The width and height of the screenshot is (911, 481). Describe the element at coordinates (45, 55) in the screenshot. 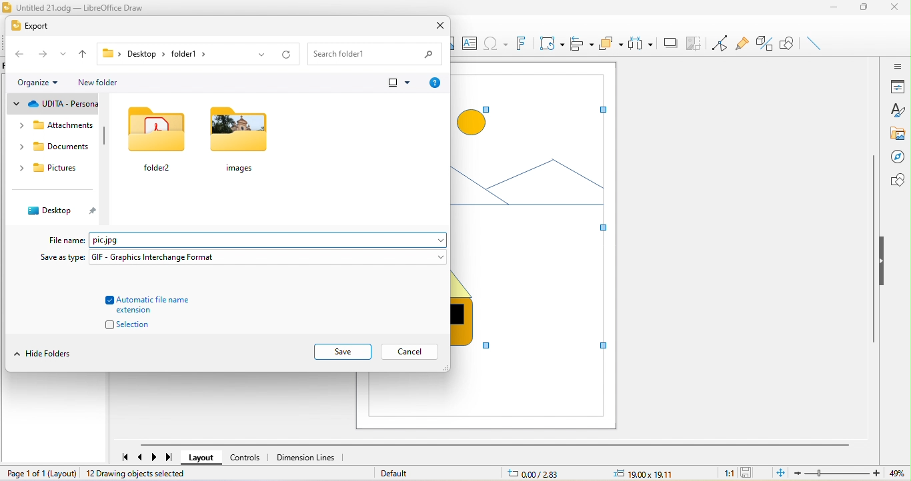

I see `forward` at that location.